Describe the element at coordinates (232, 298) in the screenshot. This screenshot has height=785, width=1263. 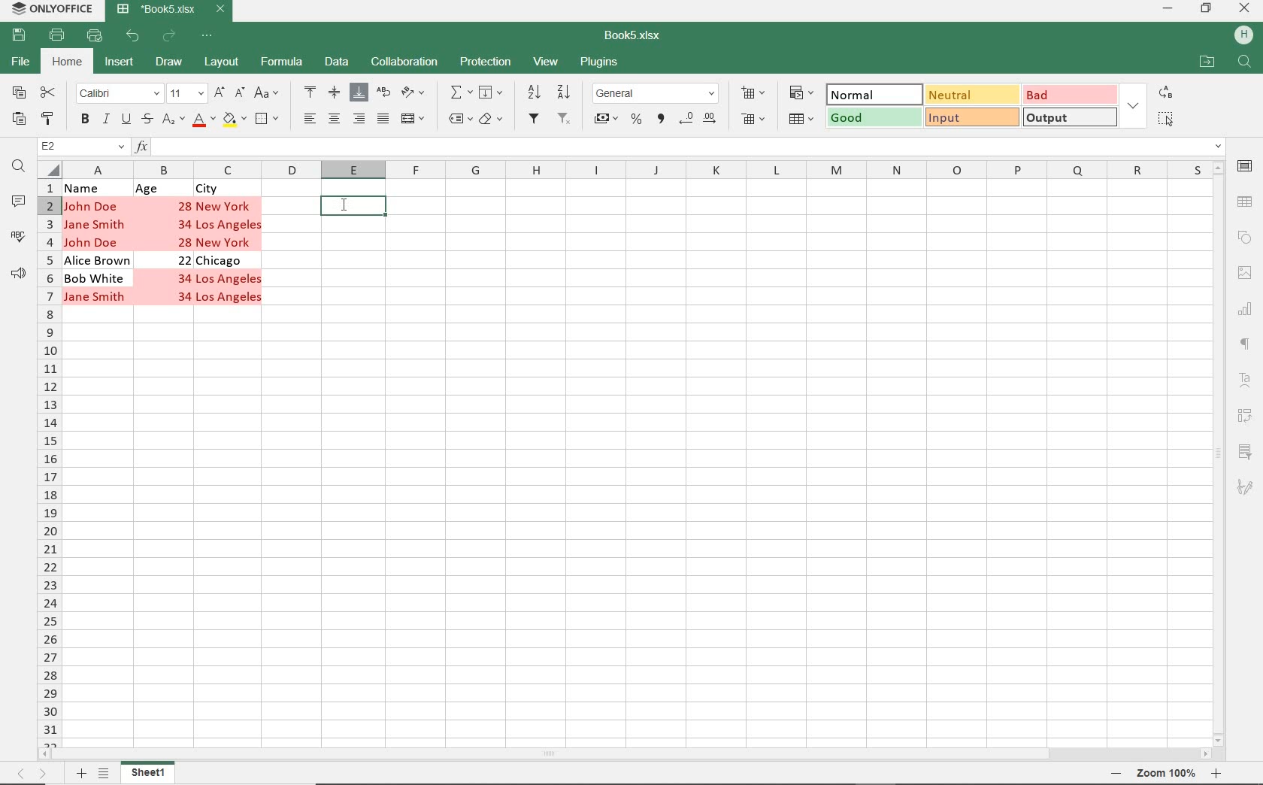
I see `Los Angeles` at that location.